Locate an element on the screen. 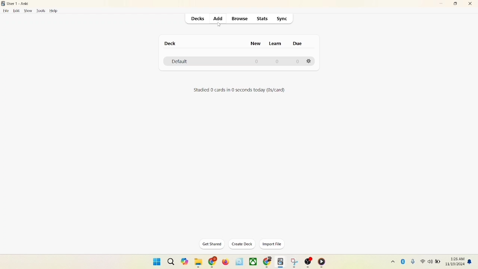 The image size is (478, 269). speaker is located at coordinates (430, 261).